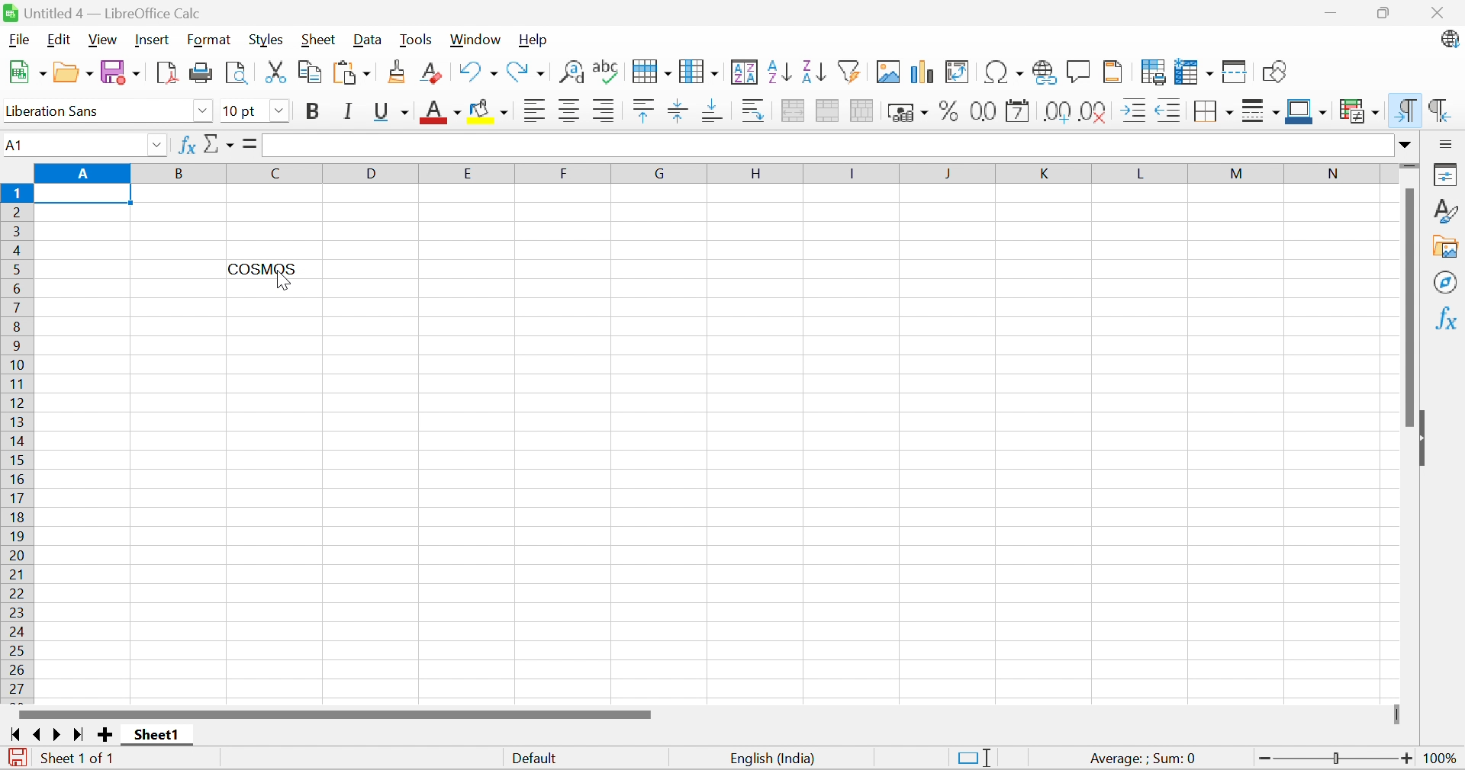 The width and height of the screenshot is (1465, 770). I want to click on Find and Replace, so click(571, 72).